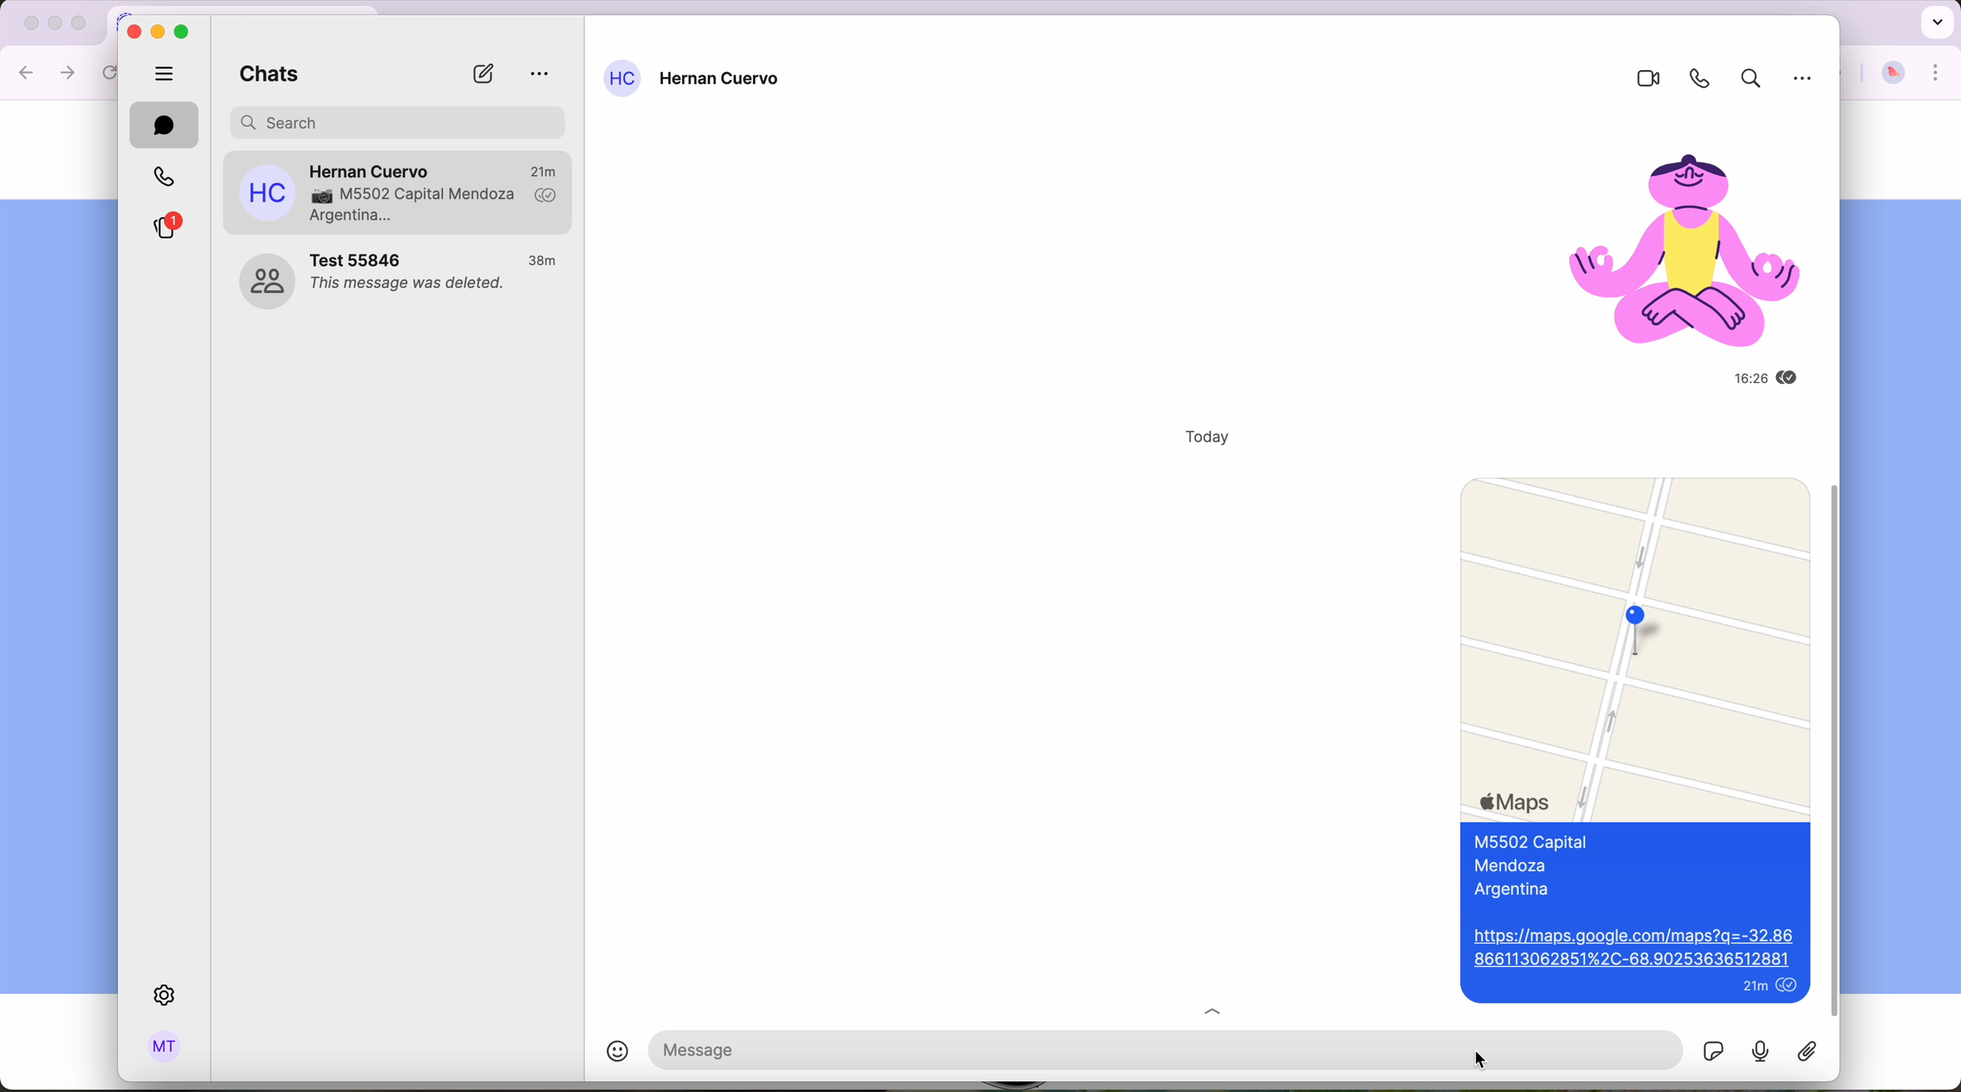 The width and height of the screenshot is (1961, 1092). I want to click on Mendoza, so click(1516, 867).